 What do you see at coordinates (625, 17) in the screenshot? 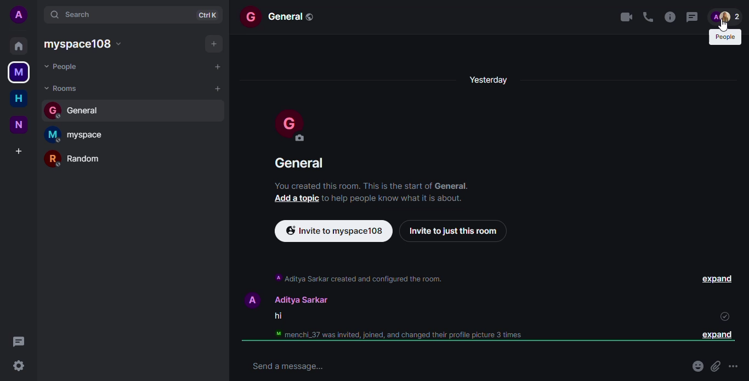
I see `video call` at bounding box center [625, 17].